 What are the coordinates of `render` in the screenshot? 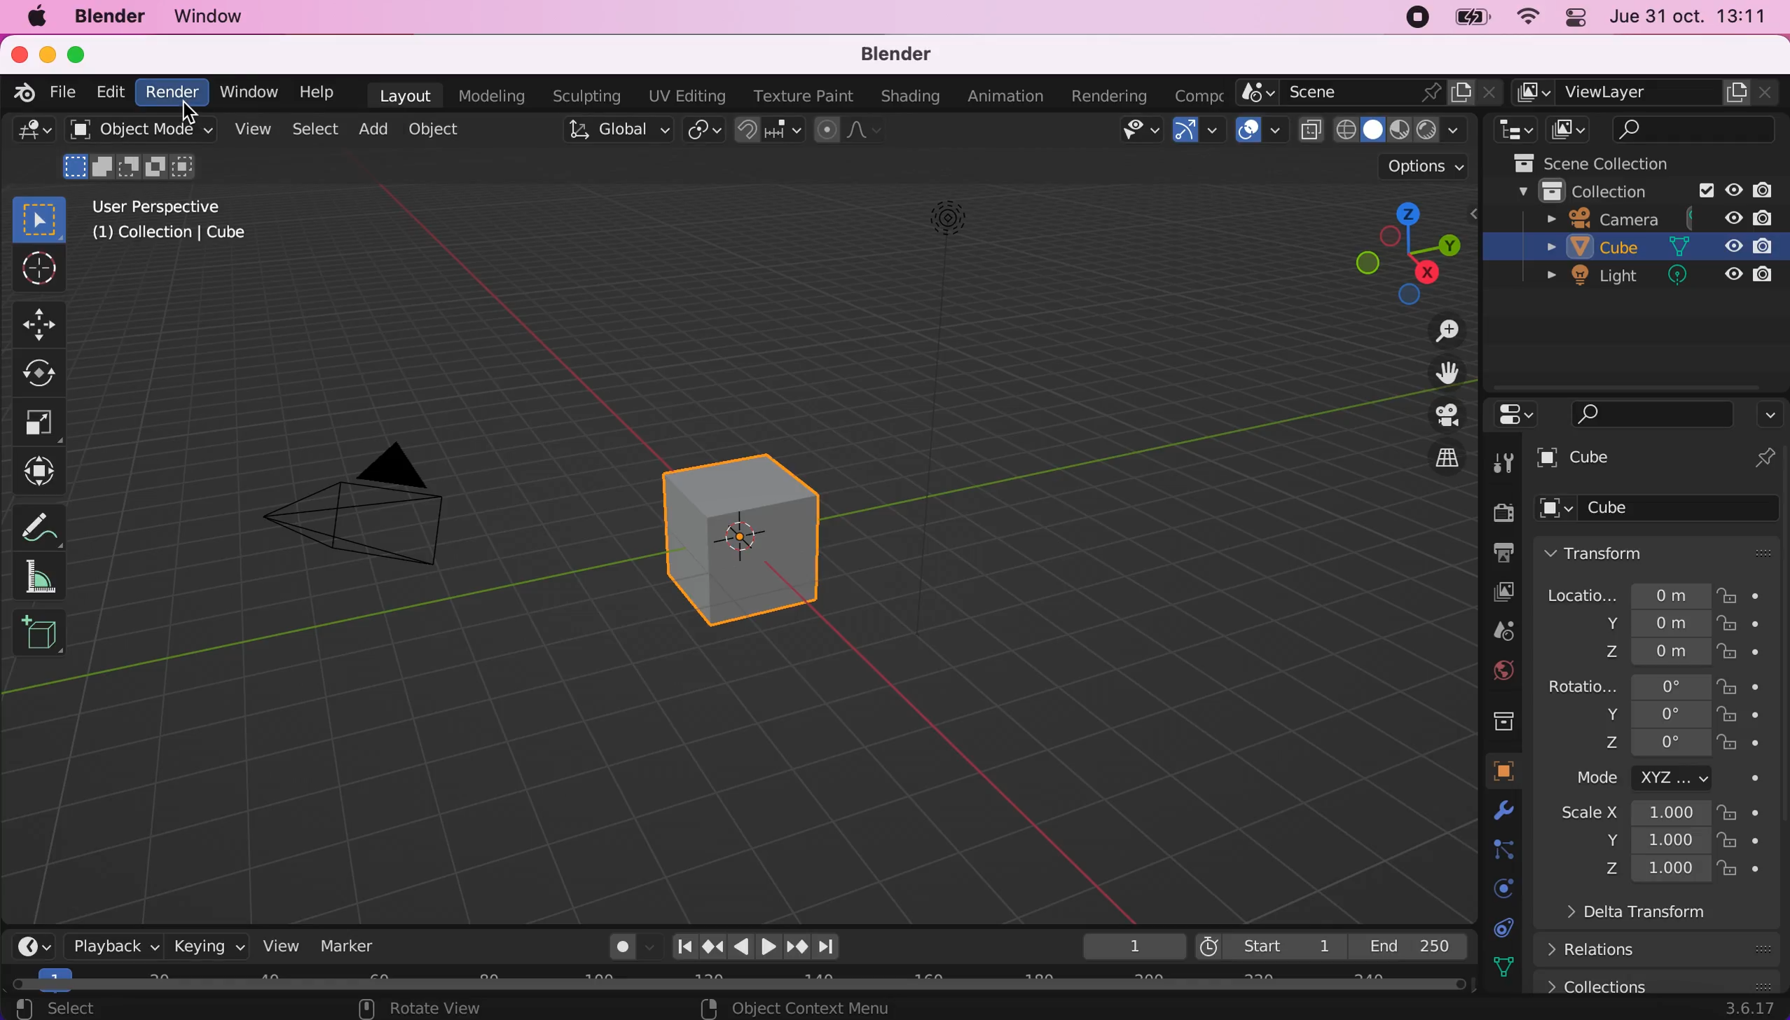 It's located at (171, 88).